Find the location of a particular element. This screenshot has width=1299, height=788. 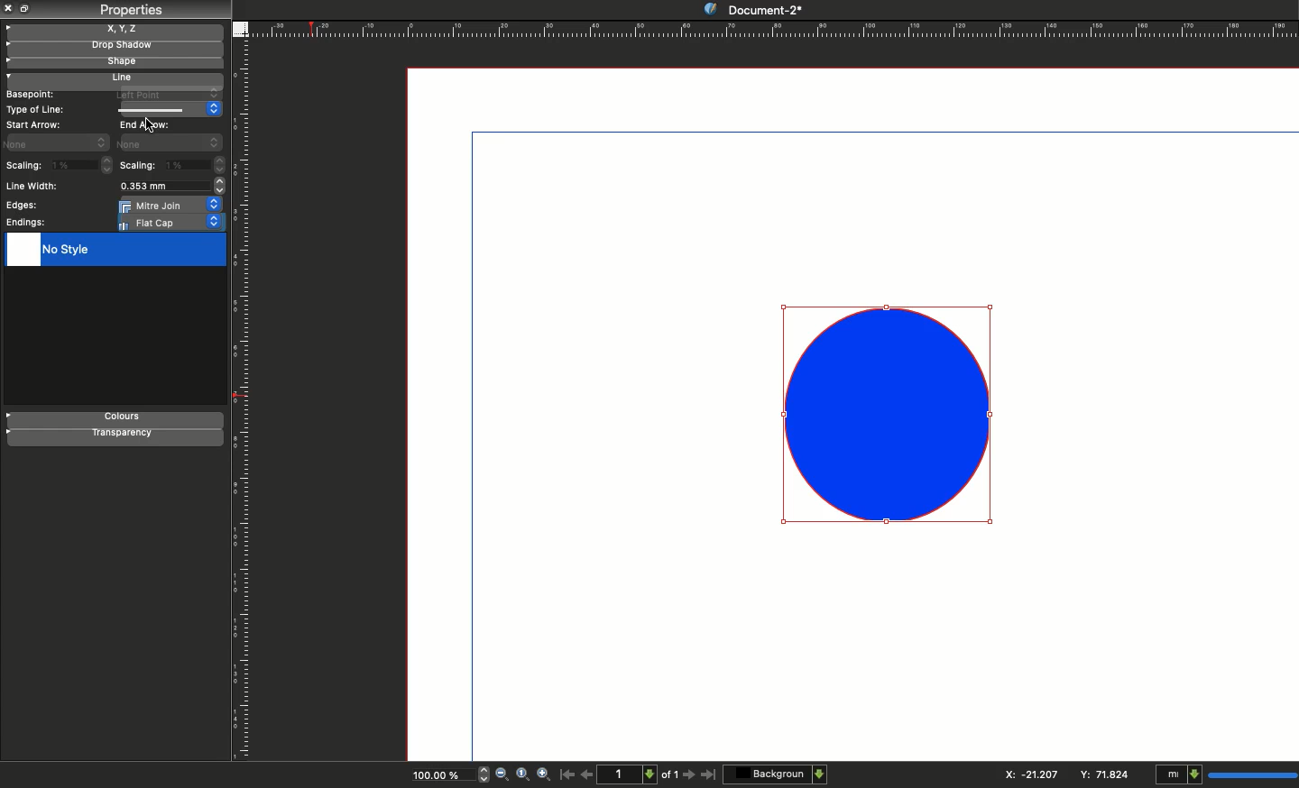

Line width is located at coordinates (36, 187).